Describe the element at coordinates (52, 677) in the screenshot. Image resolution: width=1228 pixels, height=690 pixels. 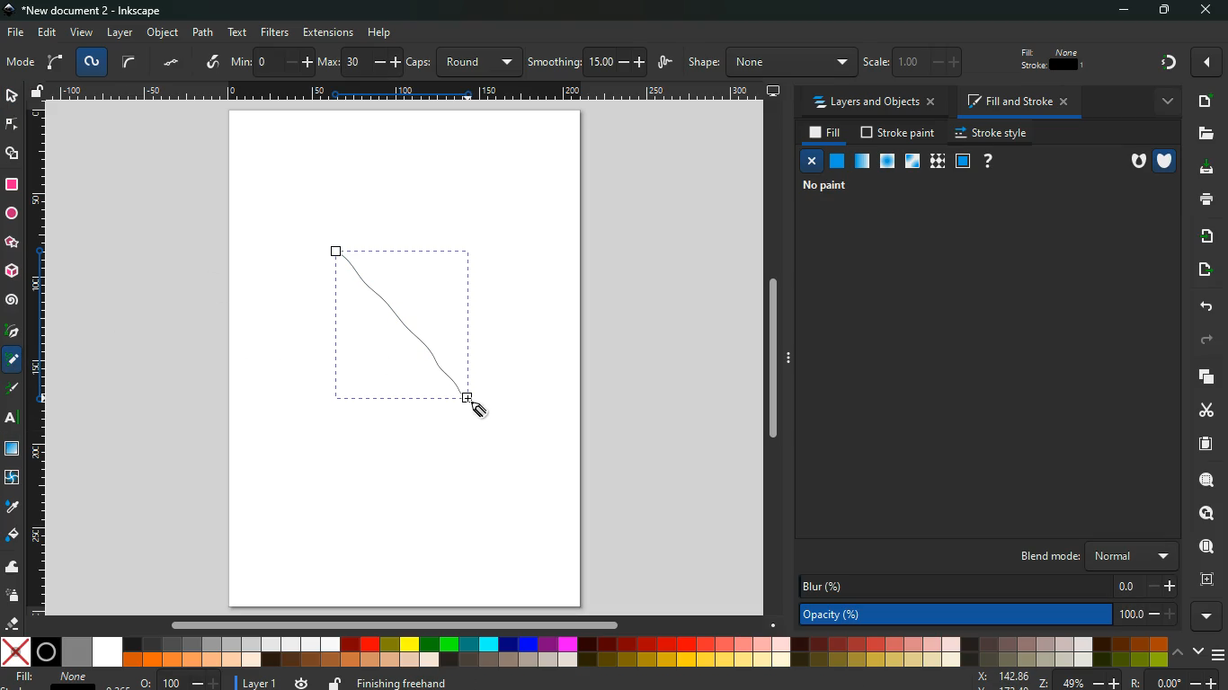
I see `fill` at that location.